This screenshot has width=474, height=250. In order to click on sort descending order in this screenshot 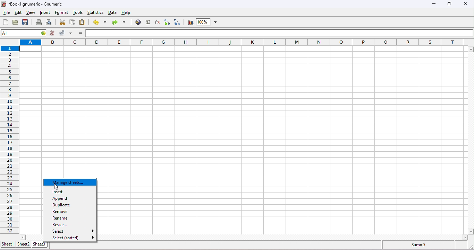, I will do `click(178, 22)`.